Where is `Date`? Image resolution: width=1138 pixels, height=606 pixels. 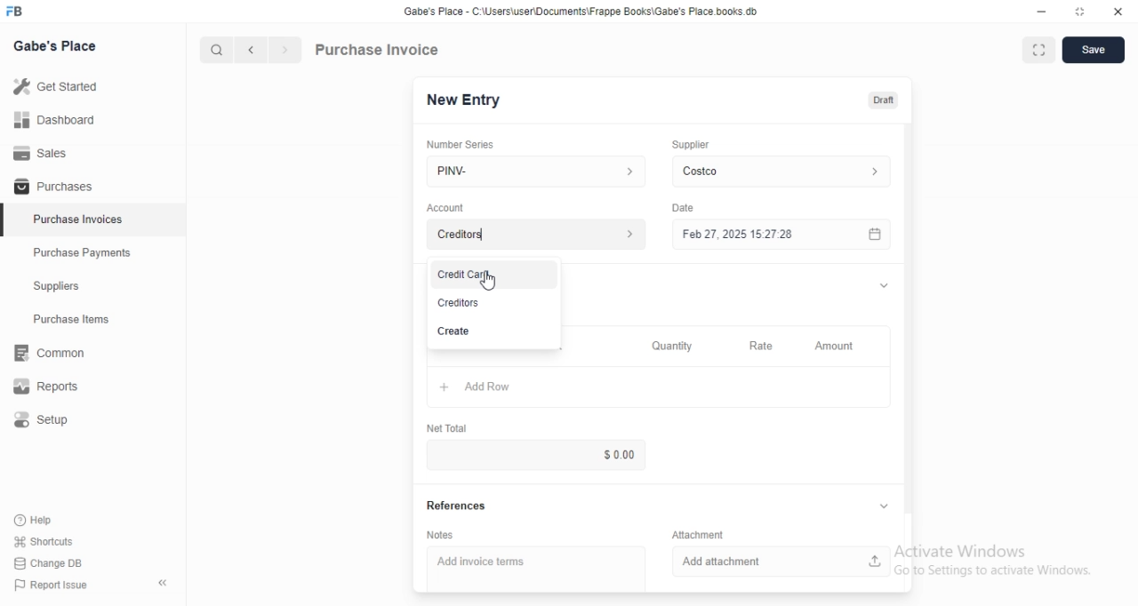 Date is located at coordinates (683, 208).